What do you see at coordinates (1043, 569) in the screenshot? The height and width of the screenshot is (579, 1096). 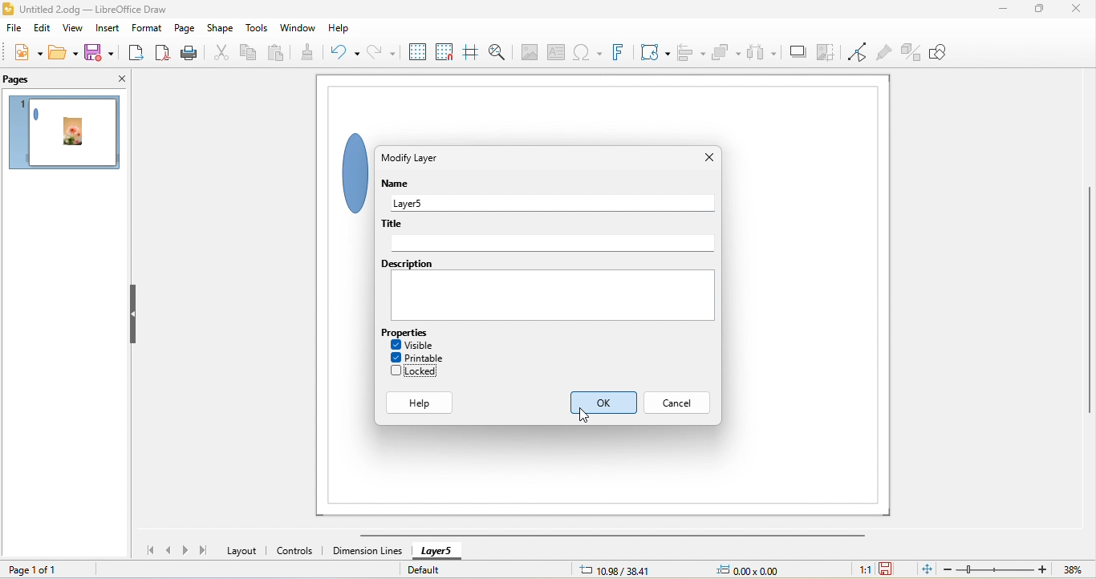 I see `zoom in` at bounding box center [1043, 569].